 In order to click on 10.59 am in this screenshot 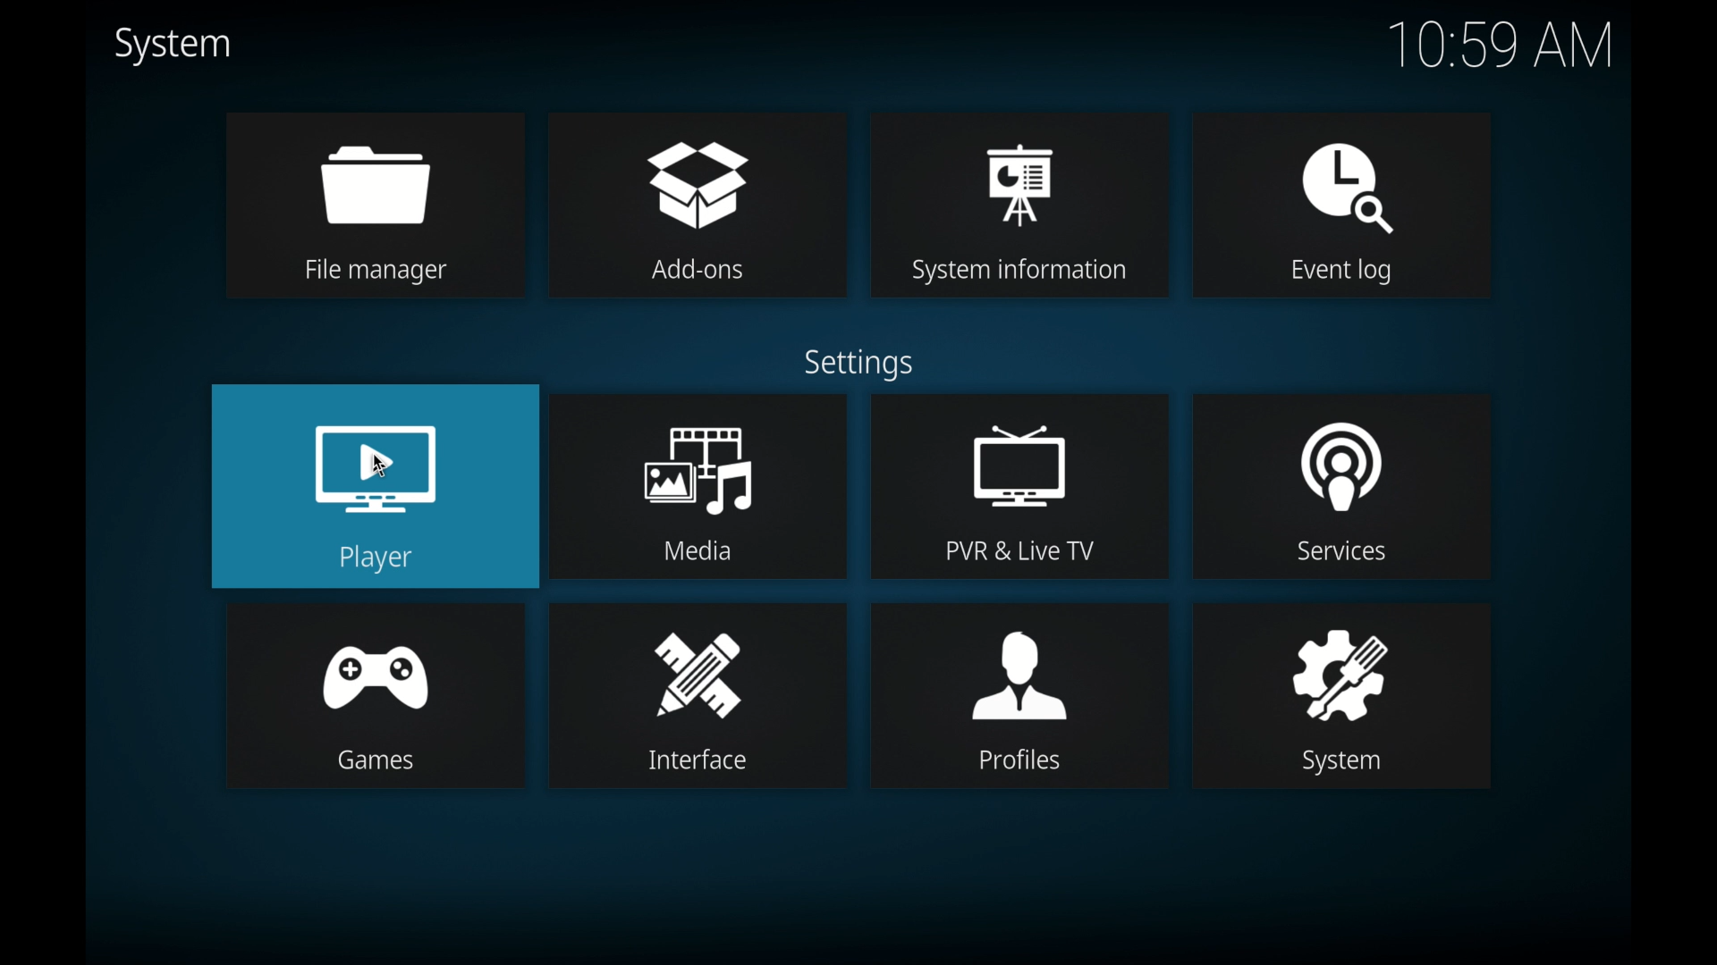, I will do `click(1499, 46)`.